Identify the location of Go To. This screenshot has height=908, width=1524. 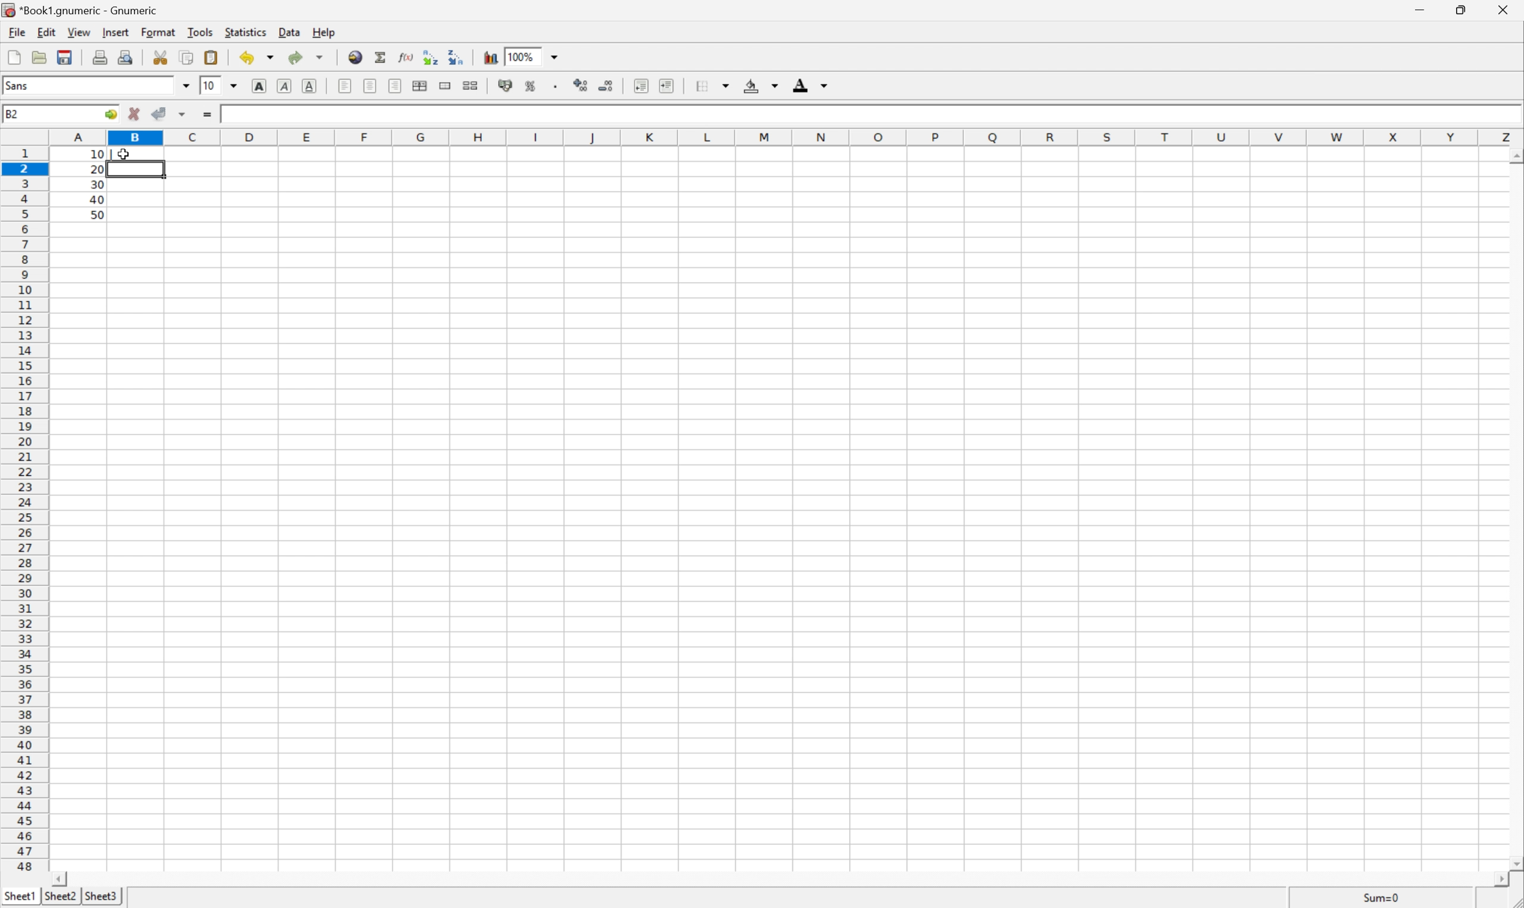
(110, 115).